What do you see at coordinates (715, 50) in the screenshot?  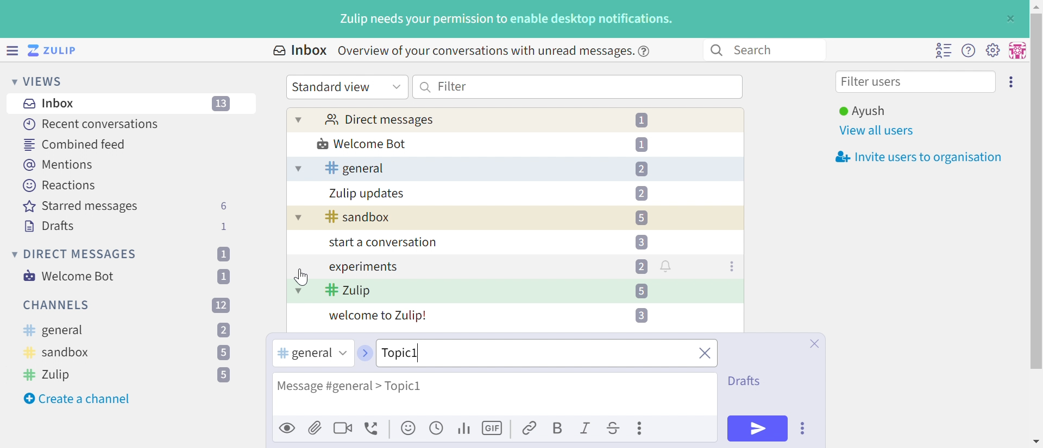 I see `Search` at bounding box center [715, 50].